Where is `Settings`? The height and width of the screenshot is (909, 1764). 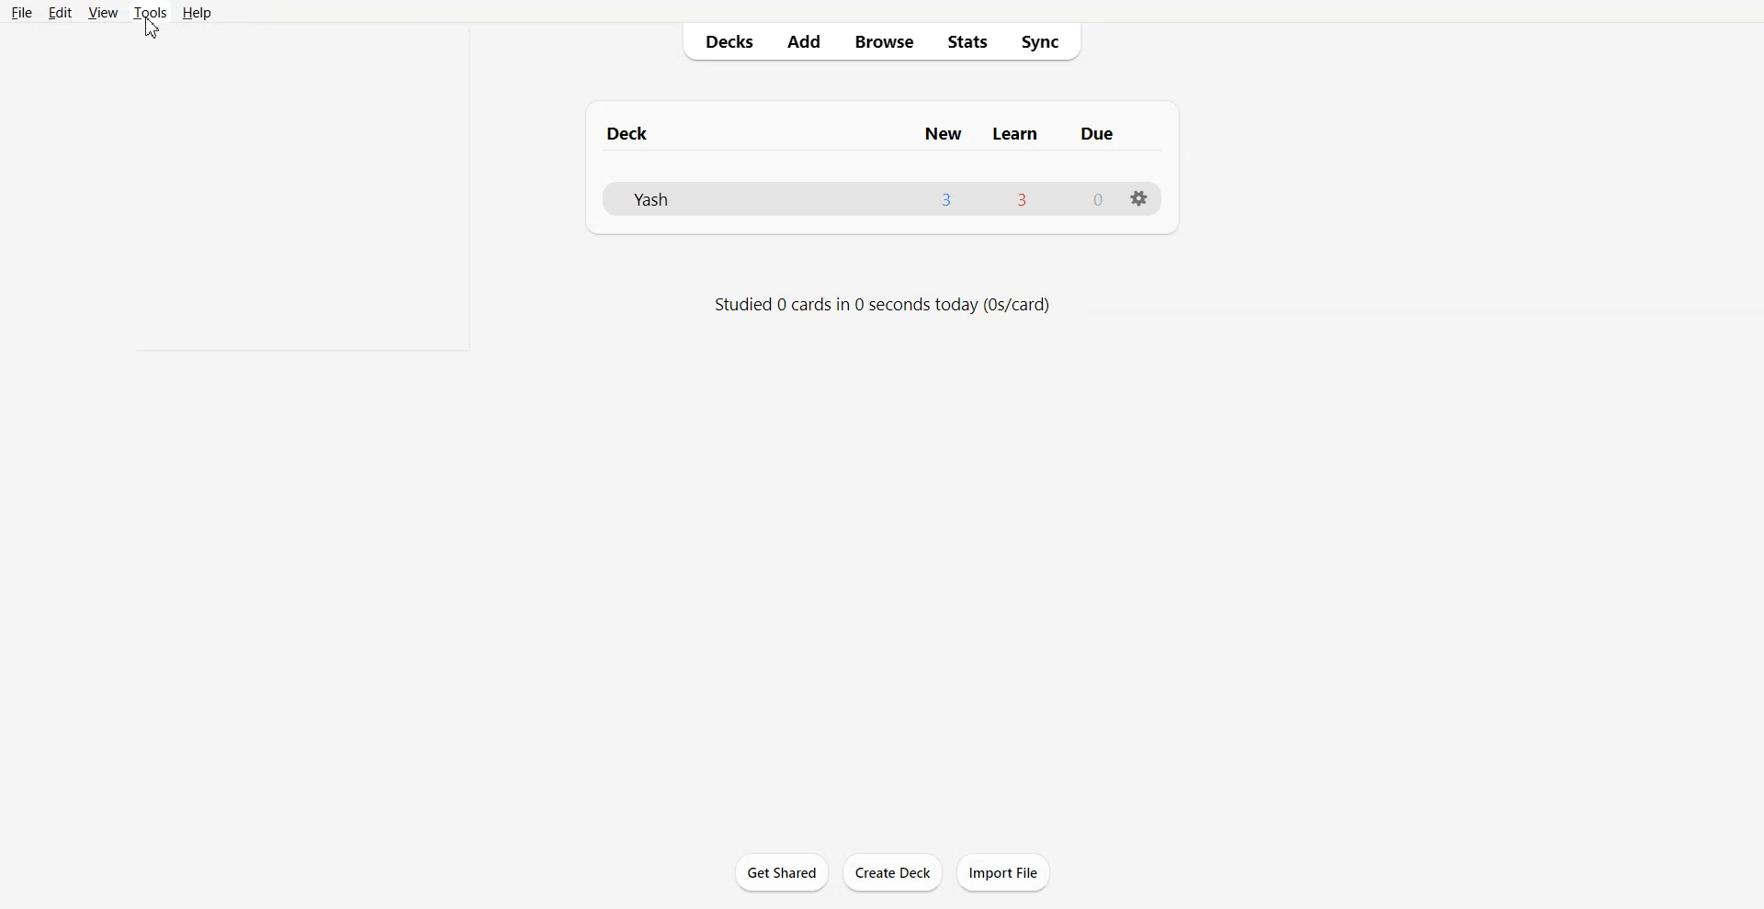
Settings is located at coordinates (1138, 199).